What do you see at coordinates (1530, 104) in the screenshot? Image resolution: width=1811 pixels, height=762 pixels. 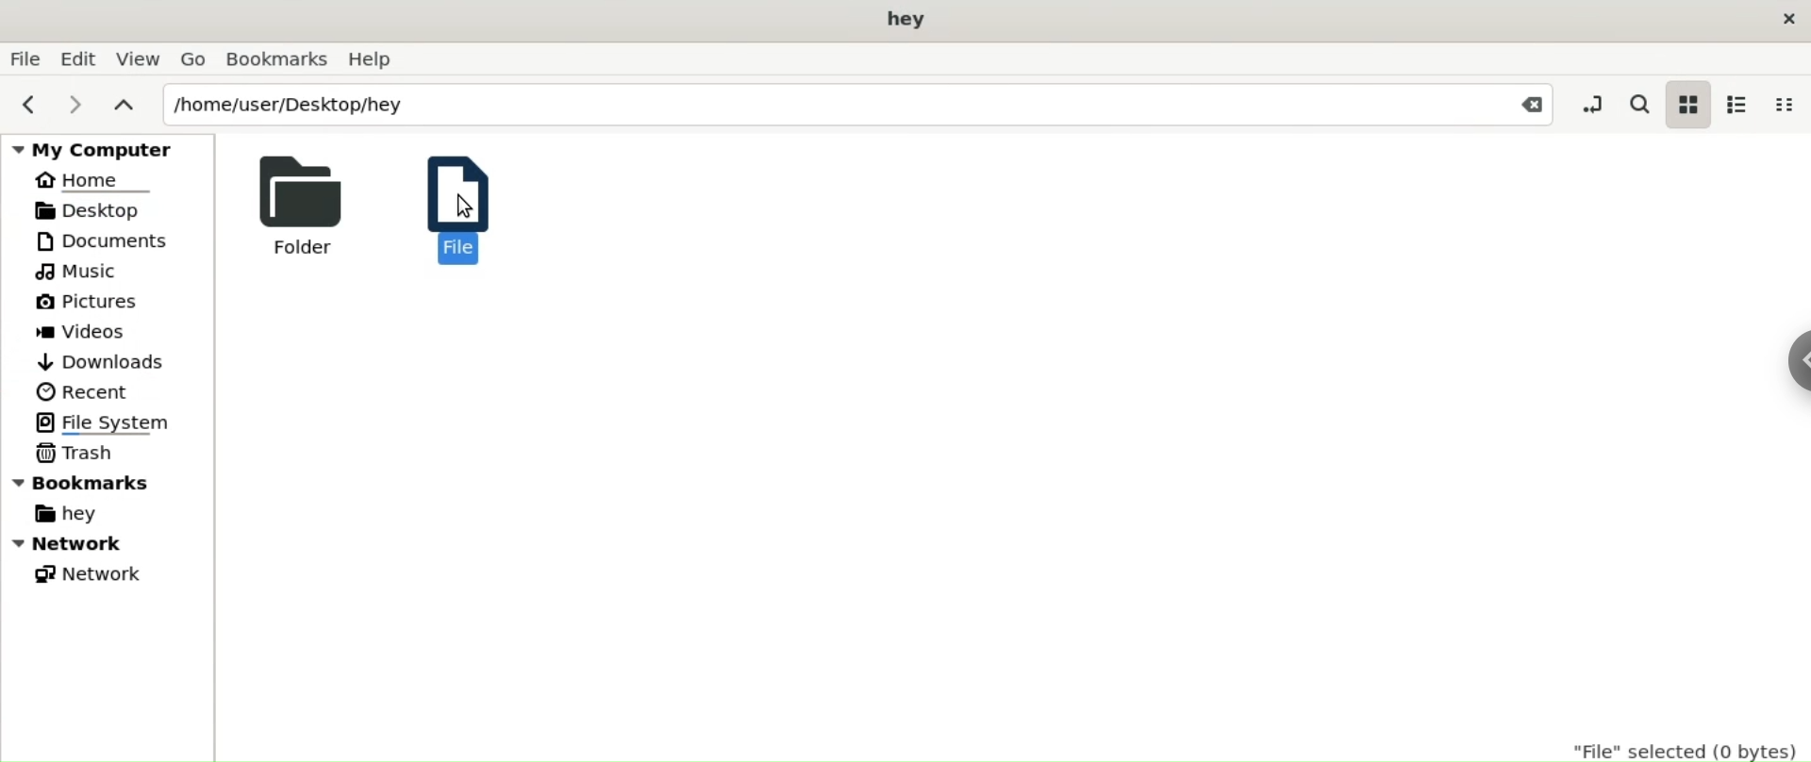 I see `Close` at bounding box center [1530, 104].